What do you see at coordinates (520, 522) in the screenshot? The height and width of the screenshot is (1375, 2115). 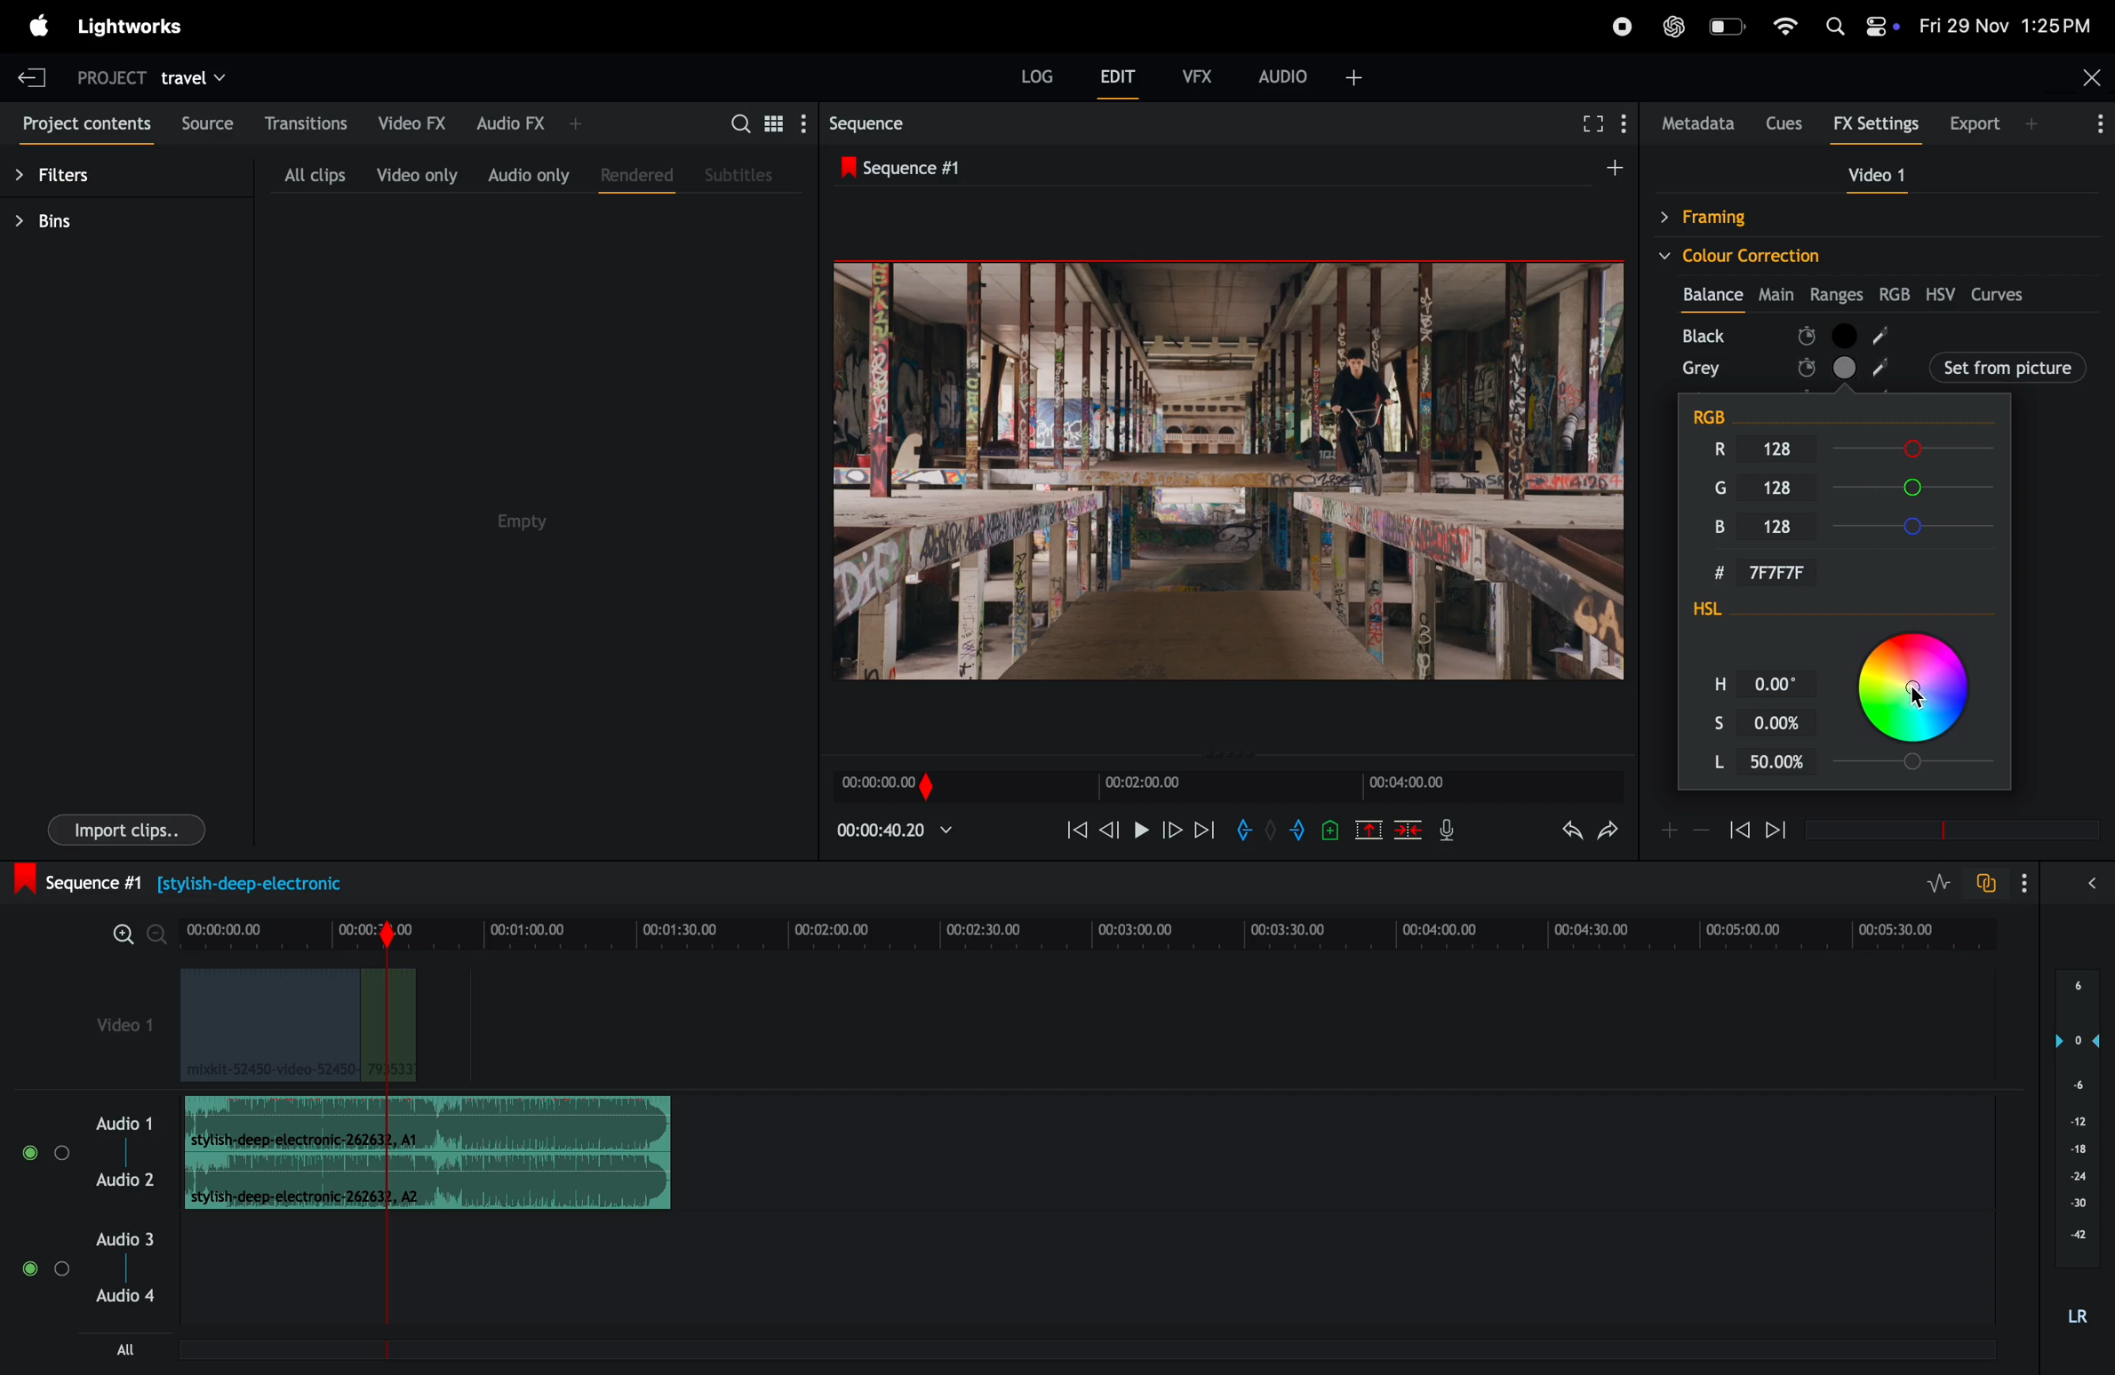 I see `empty` at bounding box center [520, 522].